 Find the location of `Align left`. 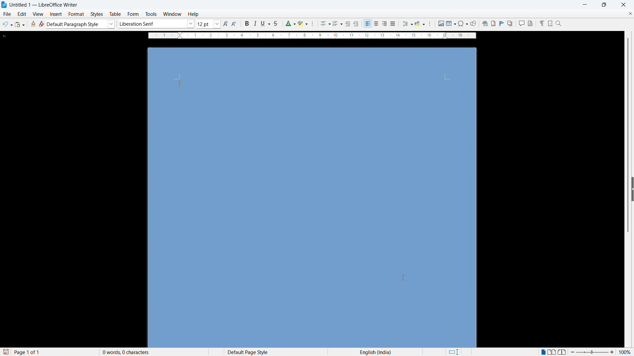

Align left is located at coordinates (368, 24).